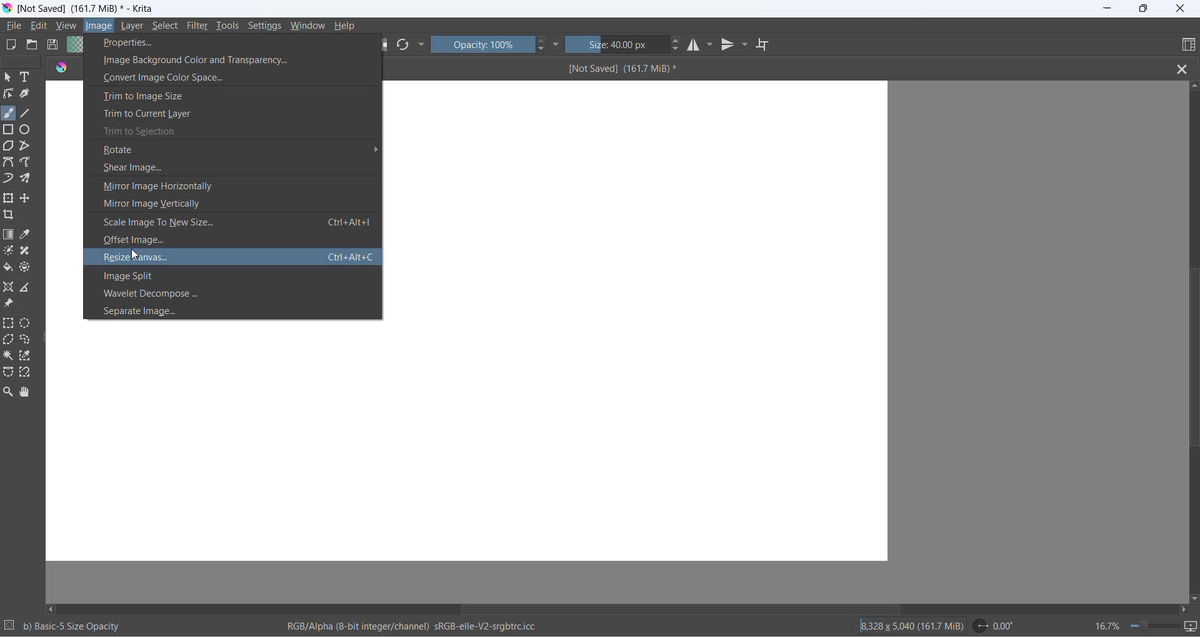 Image resolution: width=1200 pixels, height=637 pixels. What do you see at coordinates (232, 169) in the screenshot?
I see `shear image` at bounding box center [232, 169].